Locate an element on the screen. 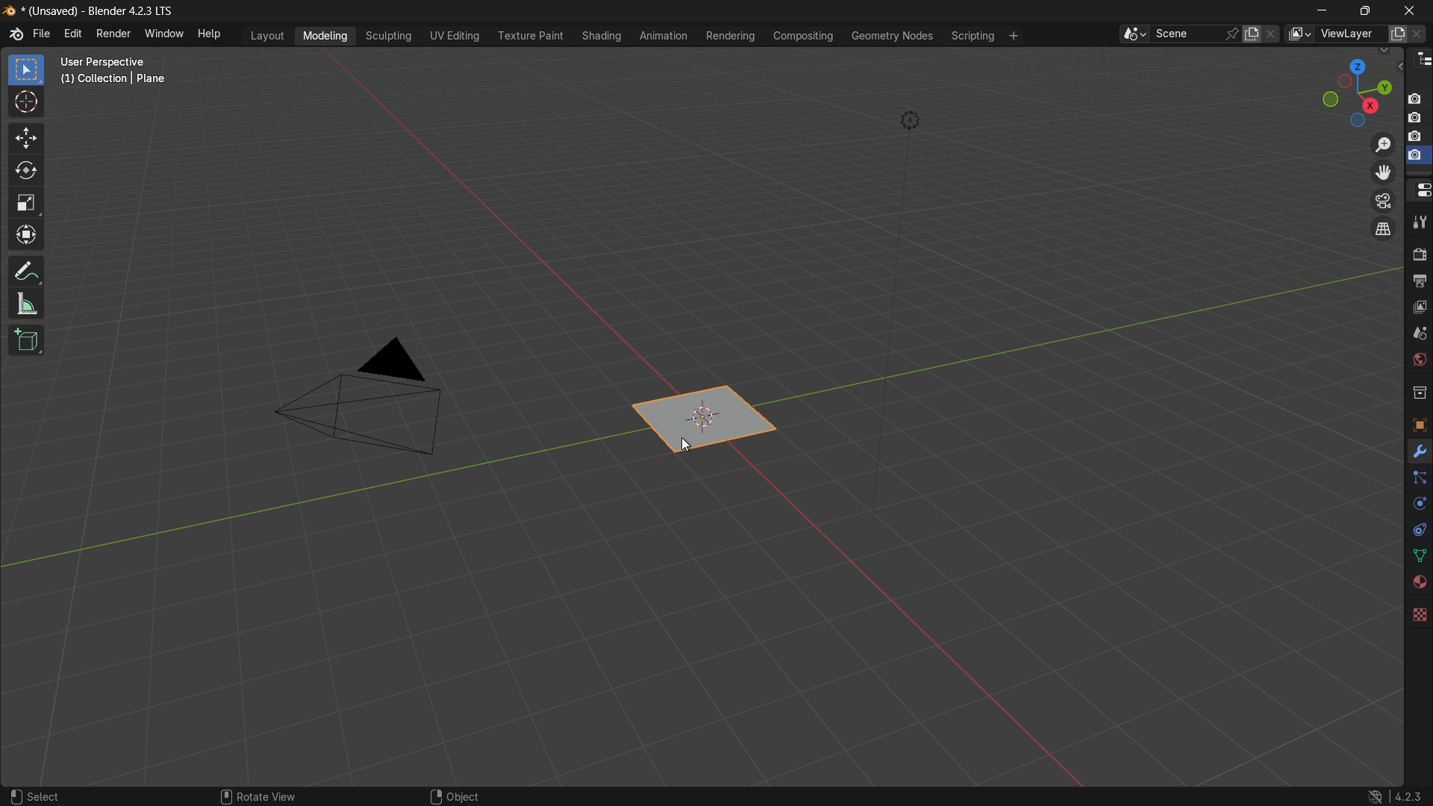 Image resolution: width=1433 pixels, height=806 pixels. output is located at coordinates (1418, 279).